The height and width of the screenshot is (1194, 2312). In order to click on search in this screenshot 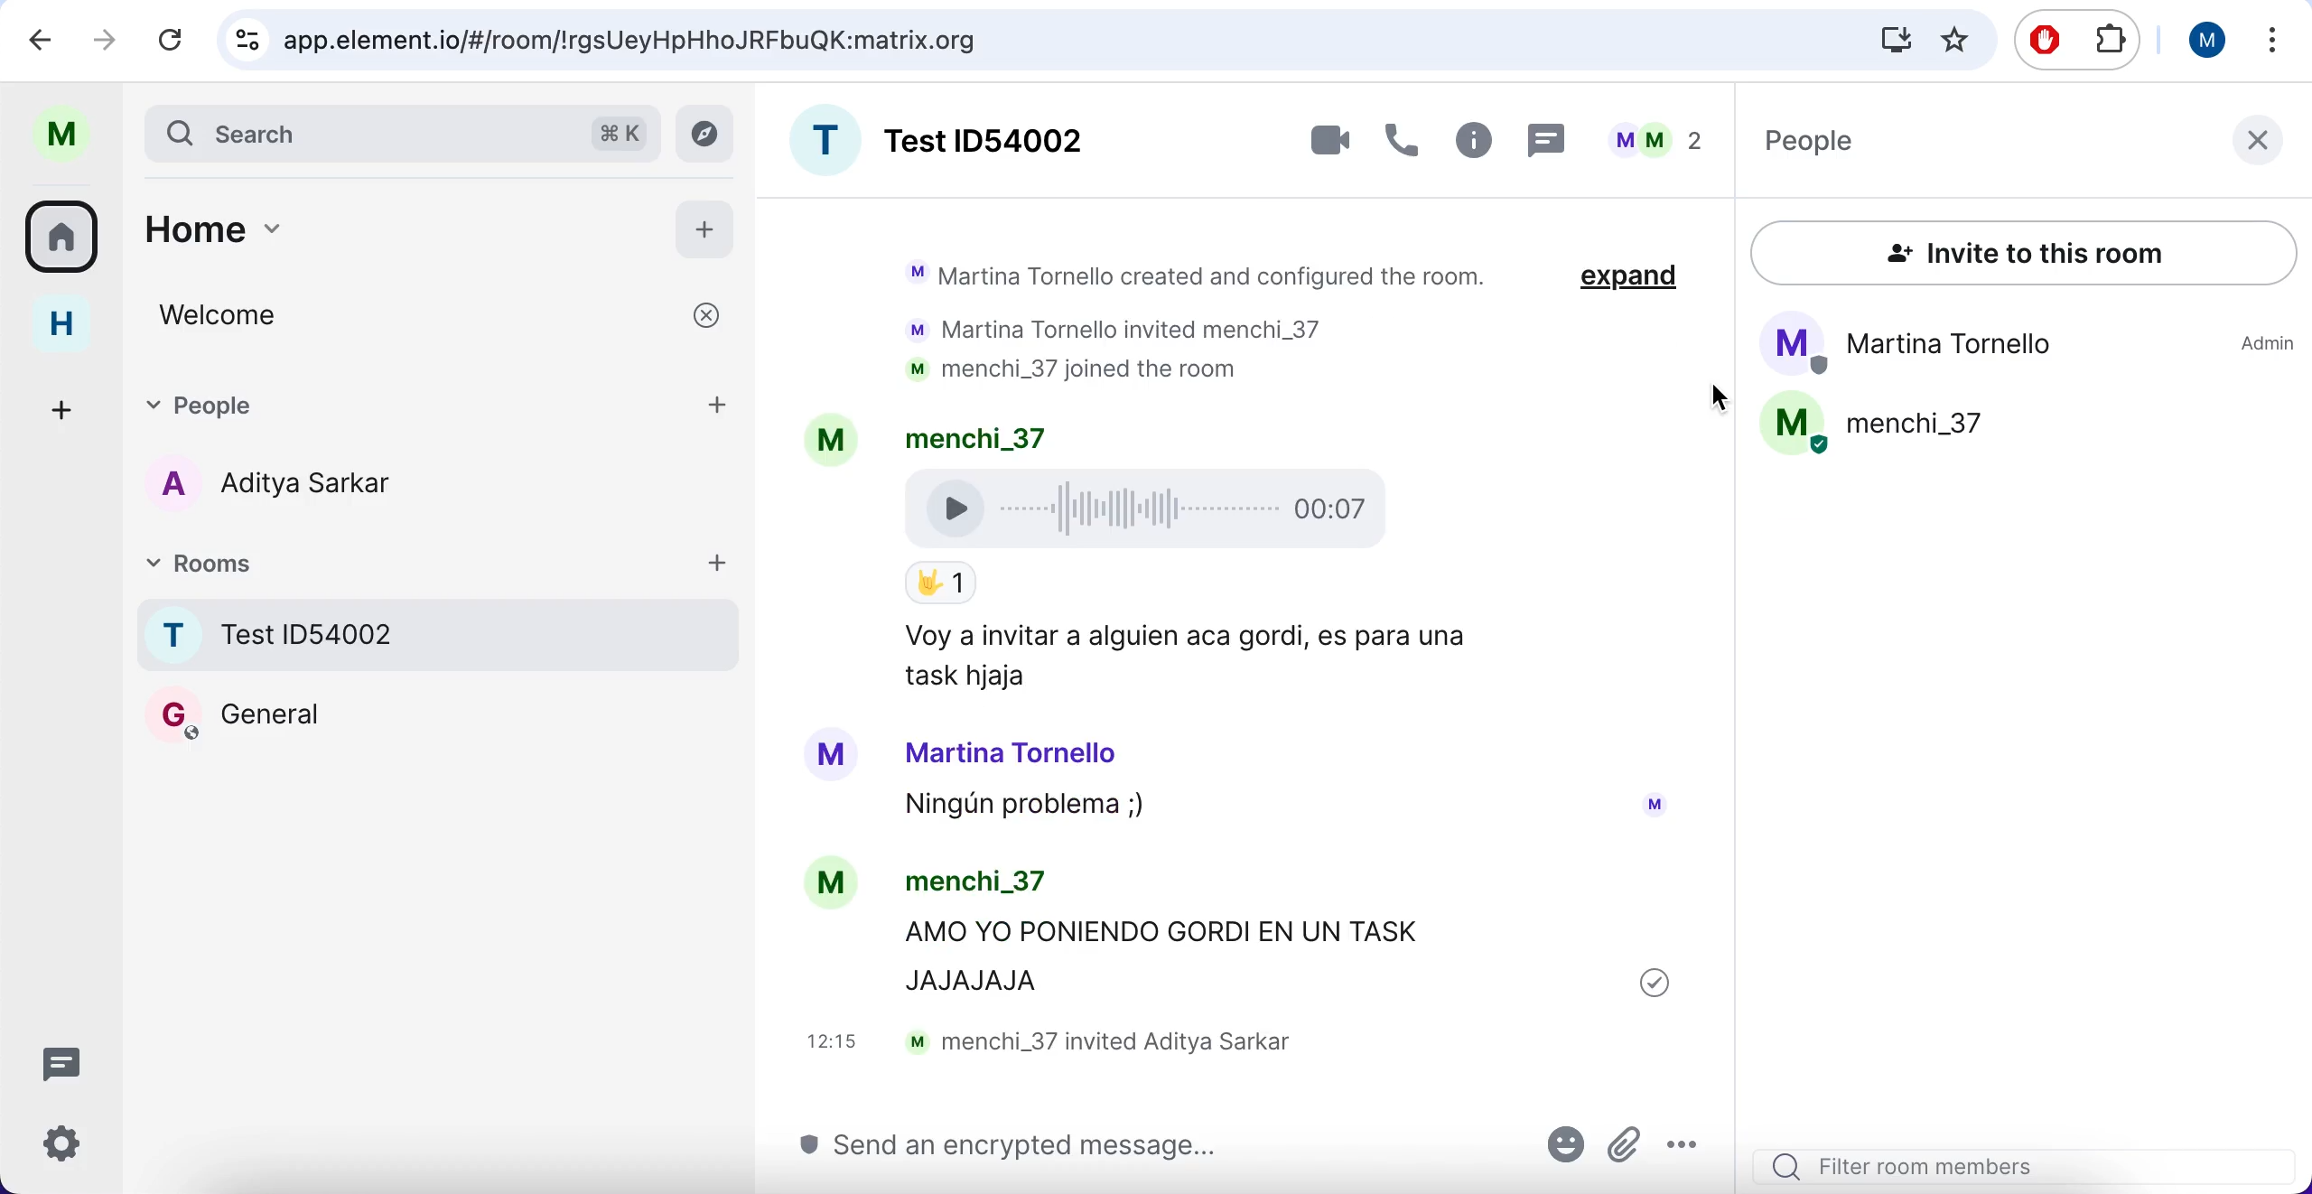, I will do `click(1026, 40)`.